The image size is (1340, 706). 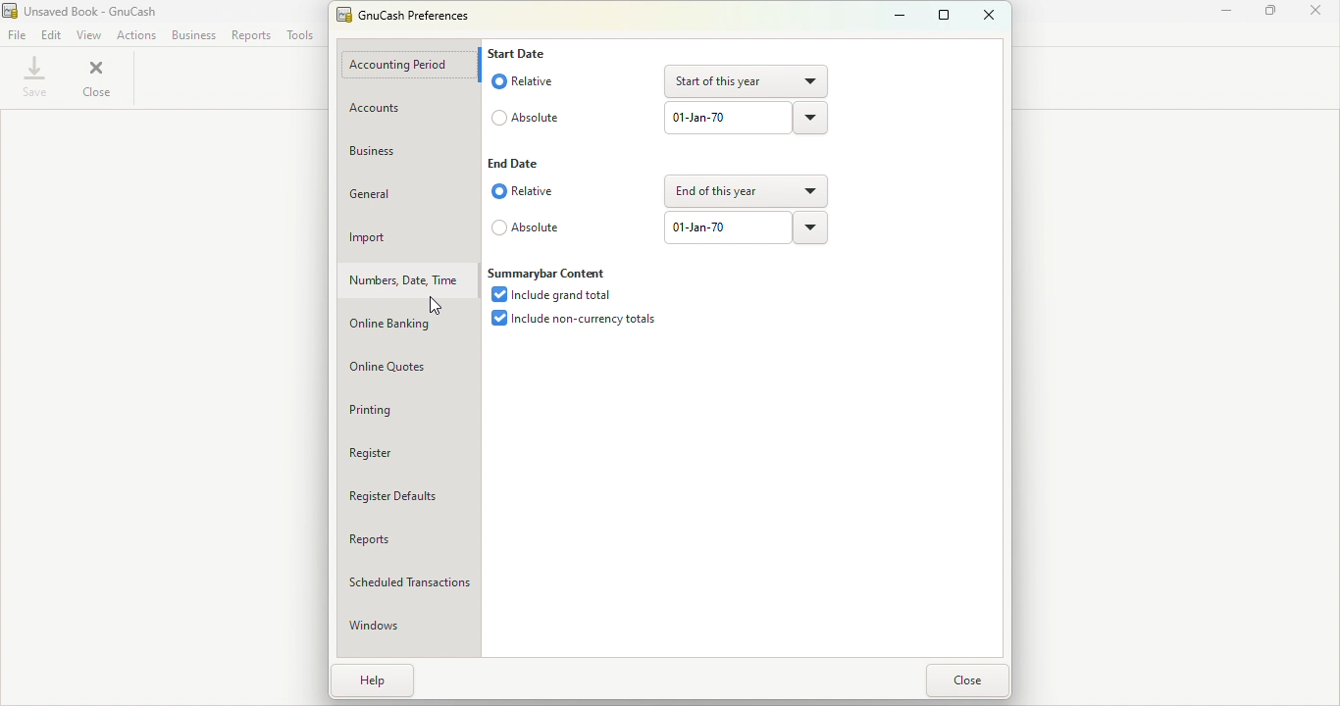 What do you see at coordinates (15, 34) in the screenshot?
I see `File` at bounding box center [15, 34].